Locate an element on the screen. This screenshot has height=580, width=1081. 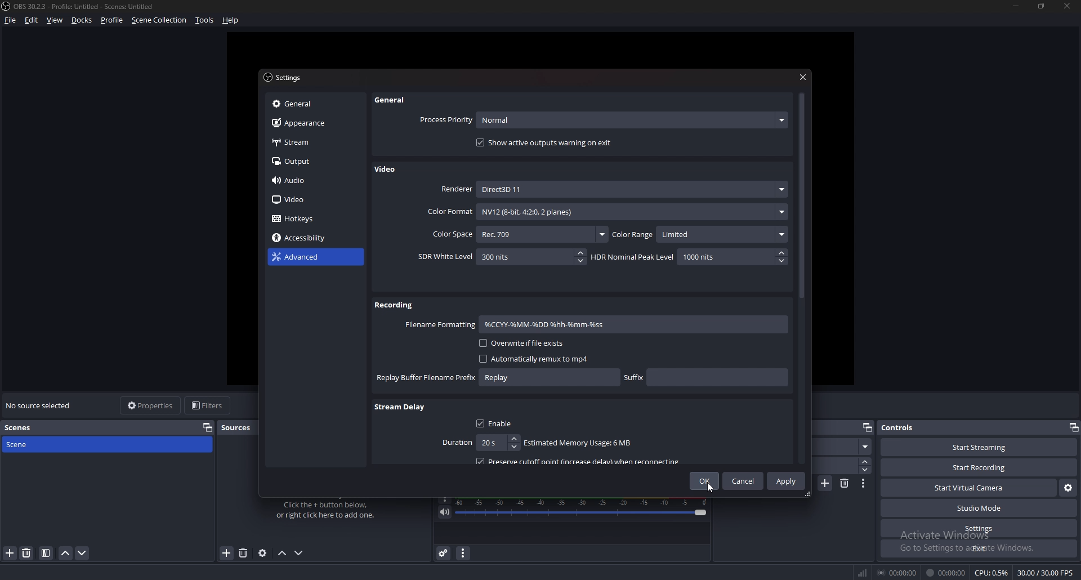
start virtual camera is located at coordinates (970, 488).